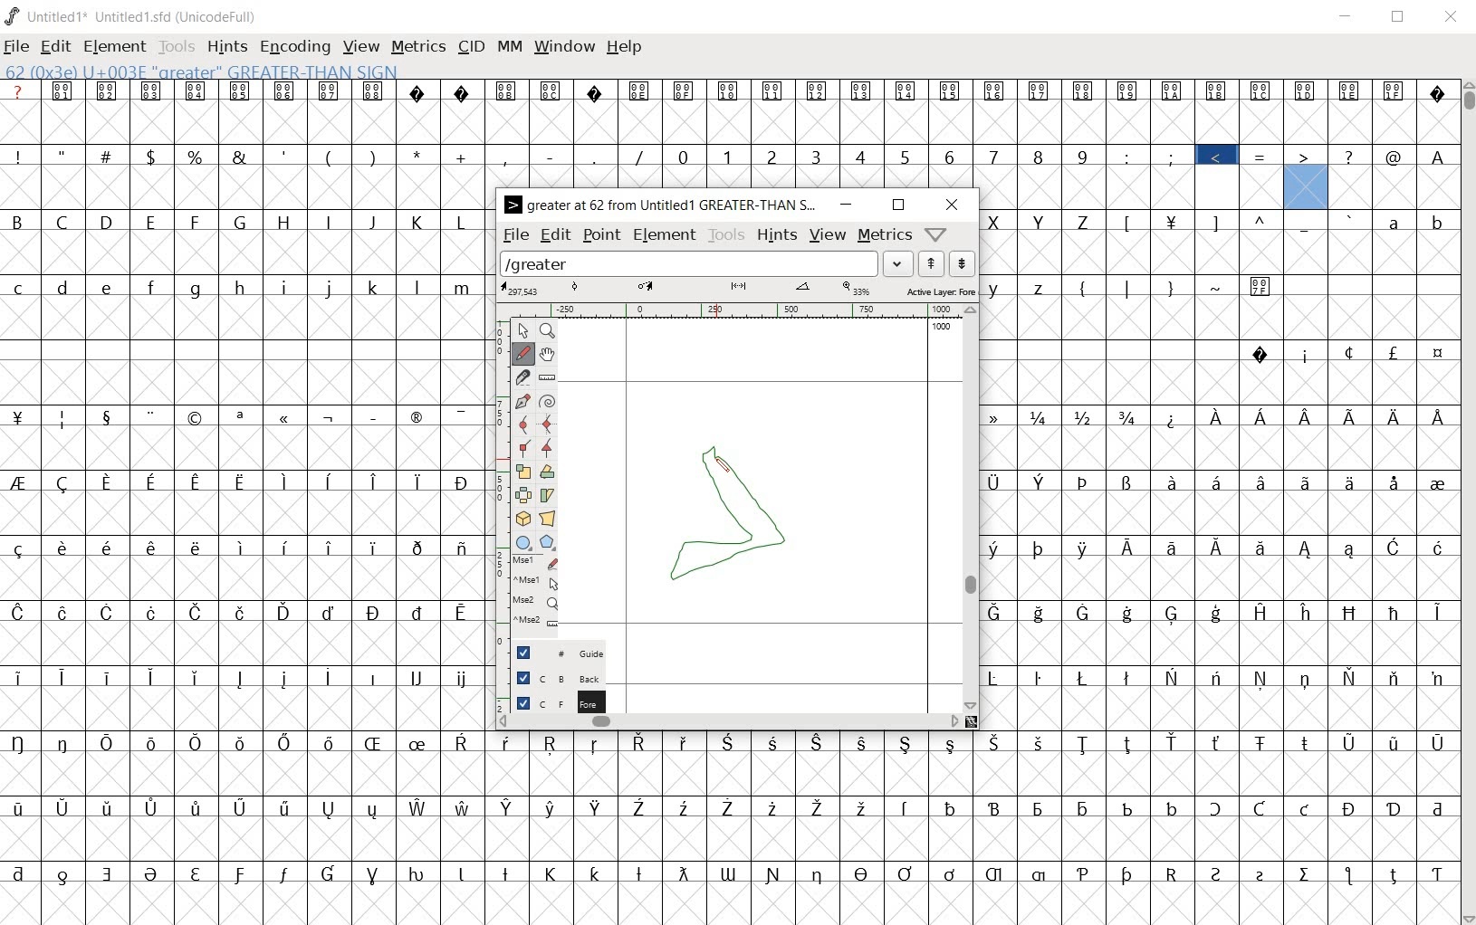 This screenshot has height=925, width=1476. Describe the element at coordinates (548, 400) in the screenshot. I see `change whether spiro is active or not` at that location.